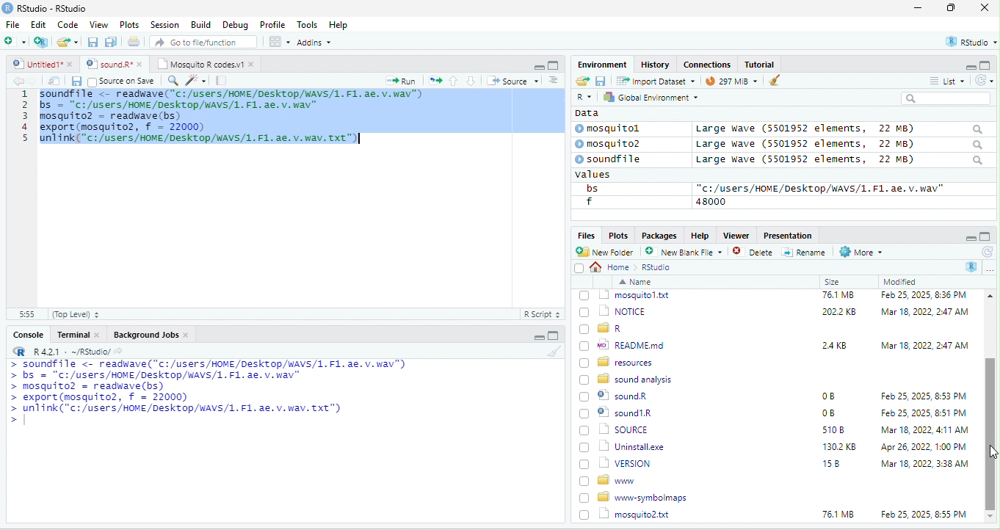 The width and height of the screenshot is (1000, 530). Describe the element at coordinates (986, 252) in the screenshot. I see `refresh` at that location.